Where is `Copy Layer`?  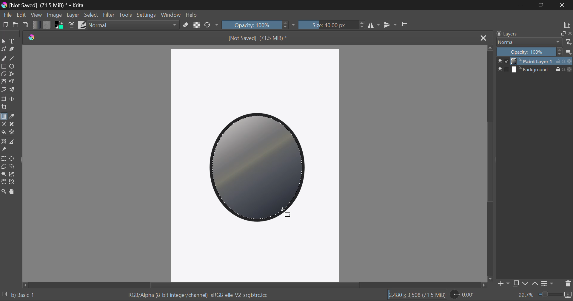 Copy Layer is located at coordinates (516, 283).